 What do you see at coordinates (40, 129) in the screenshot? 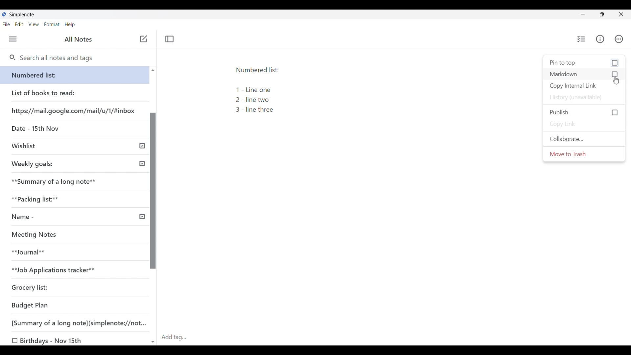
I see `Date - 15th Nov` at bounding box center [40, 129].